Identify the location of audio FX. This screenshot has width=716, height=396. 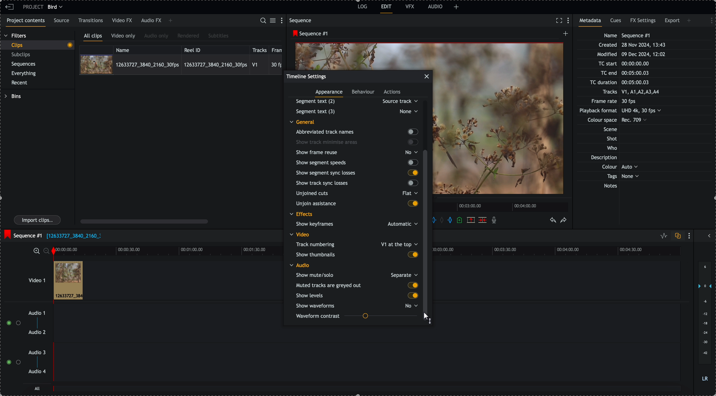
(151, 21).